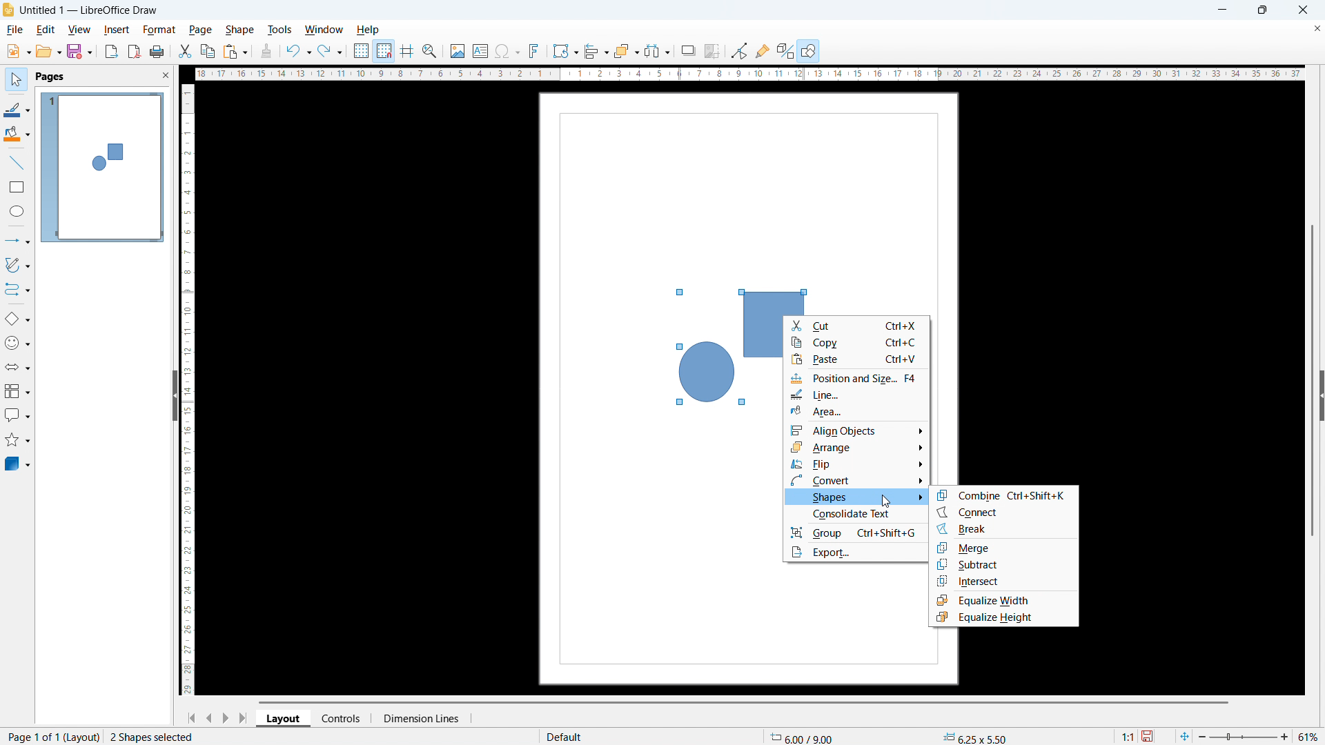  Describe the element at coordinates (18, 290) in the screenshot. I see `connectors` at that location.